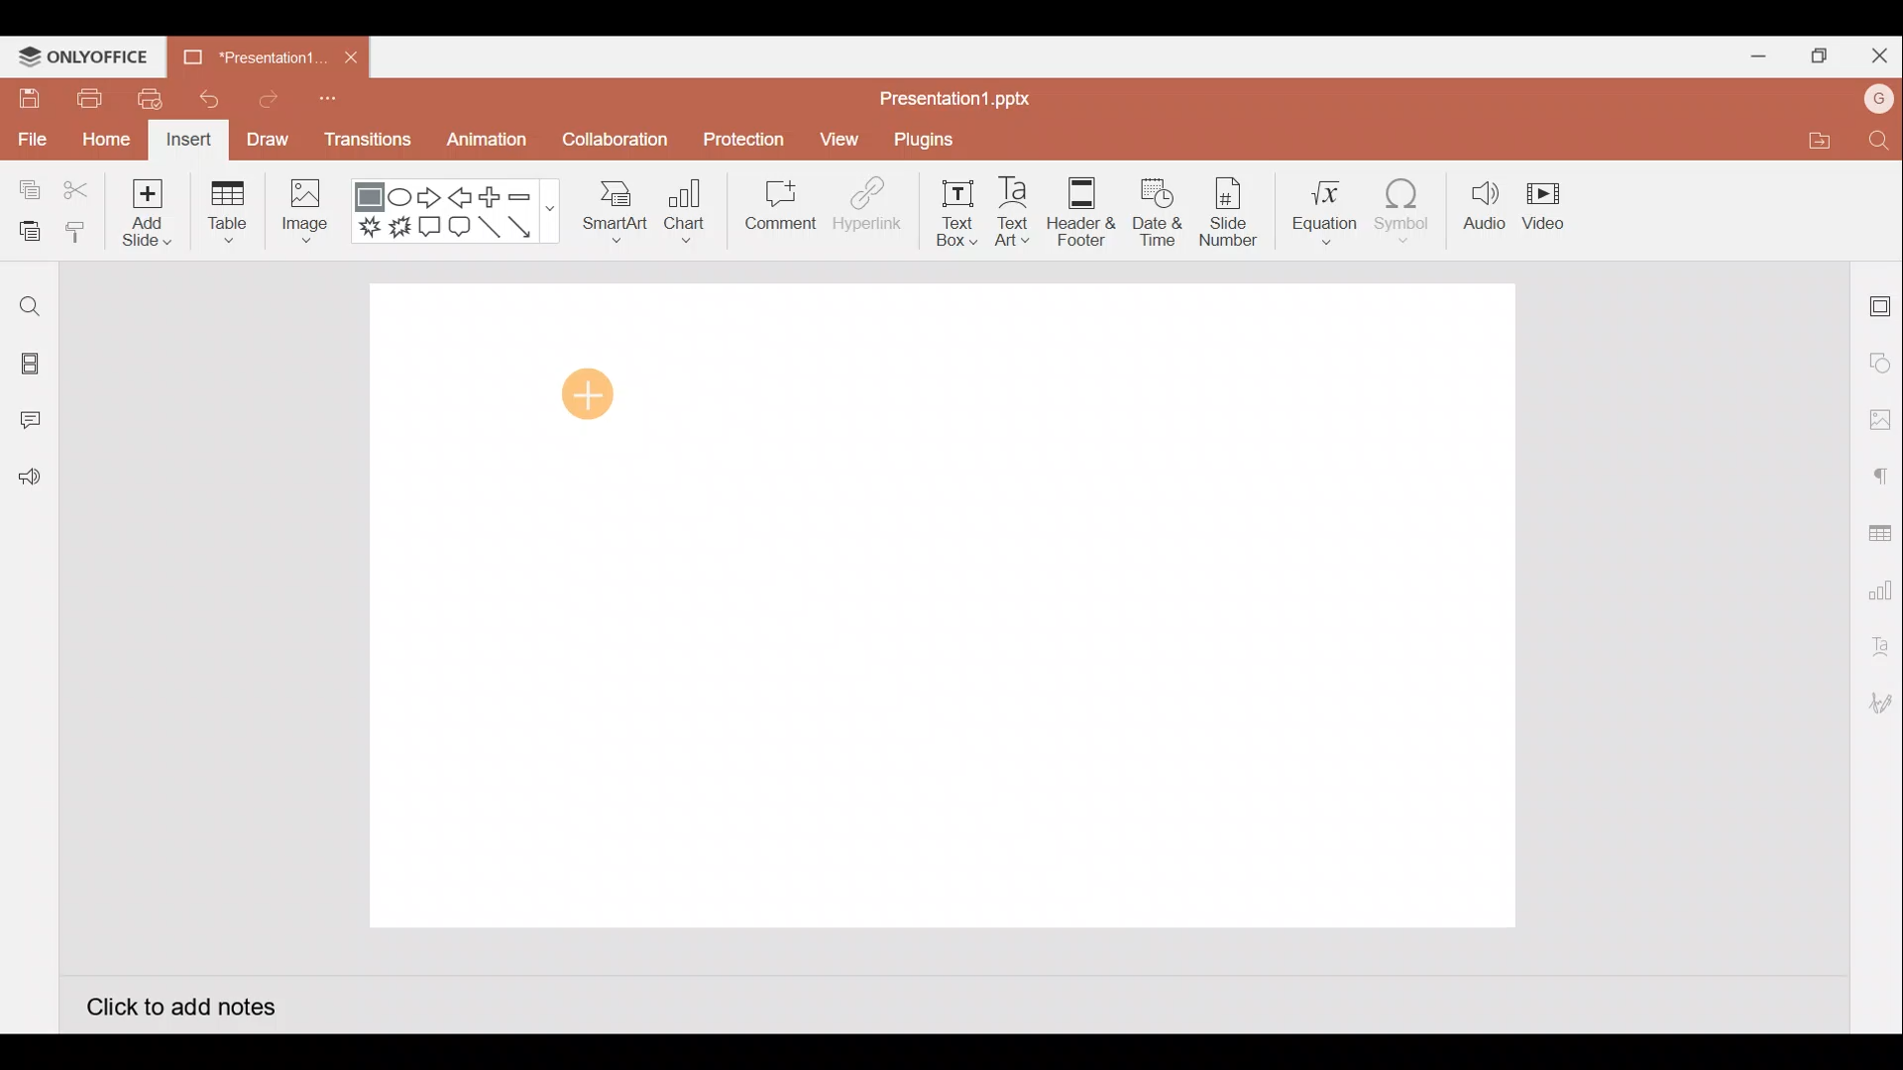  I want to click on Text Art, so click(1021, 207).